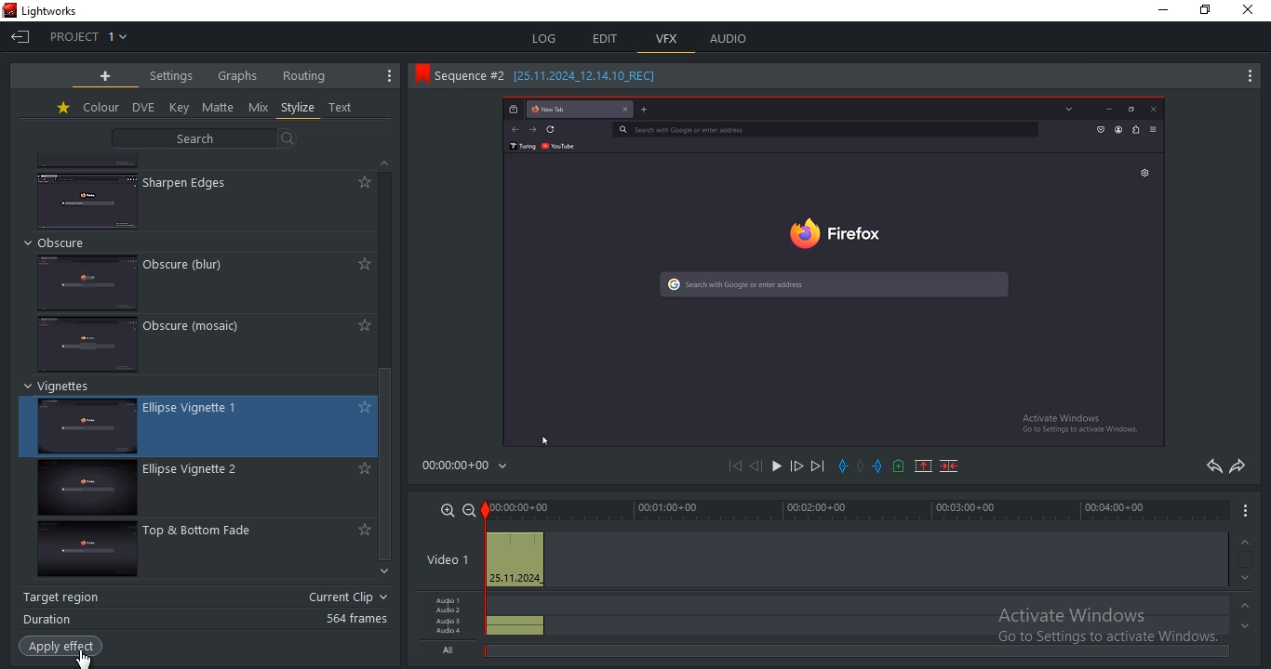 This screenshot has width=1271, height=669. I want to click on edit, so click(608, 39).